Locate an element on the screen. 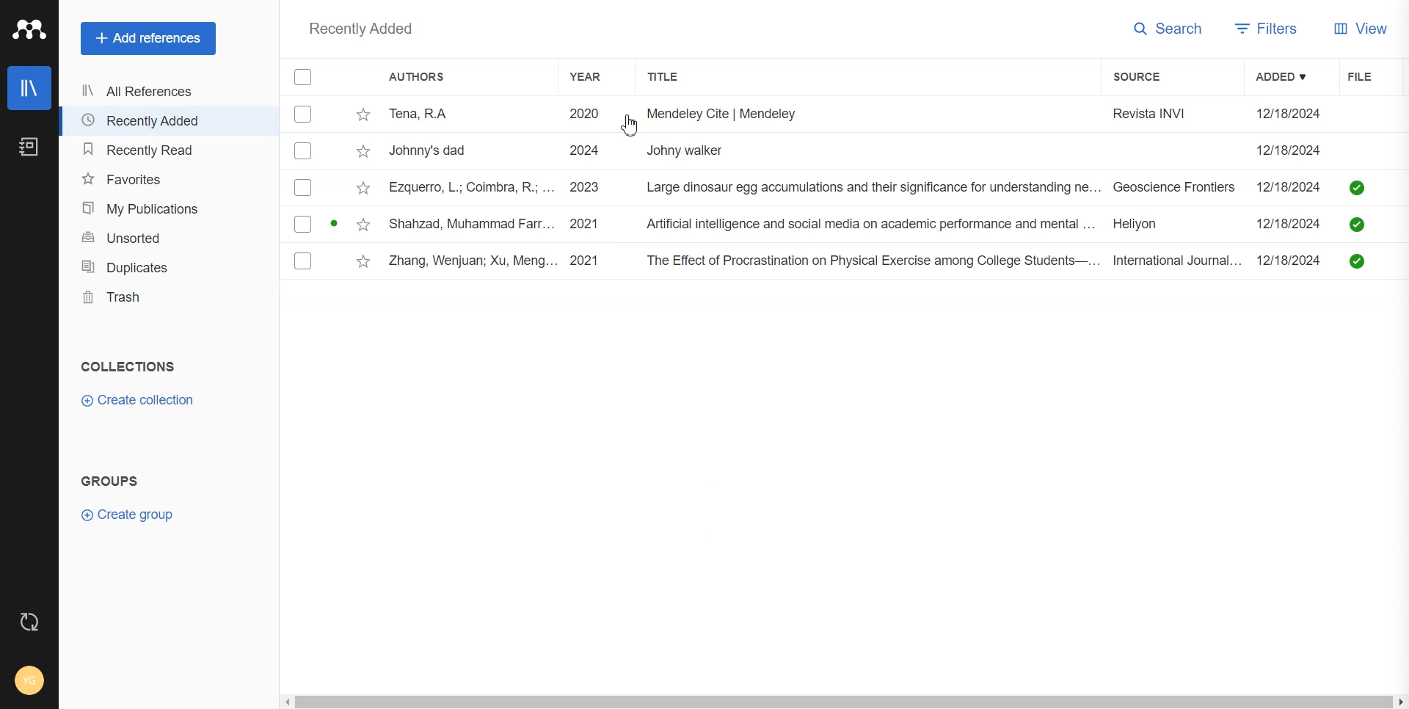  Shahzad, Muhammad Farr... 2021 Artificial intelligence and social media on academic performance and mental ...  Heliyon is located at coordinates (814, 223).